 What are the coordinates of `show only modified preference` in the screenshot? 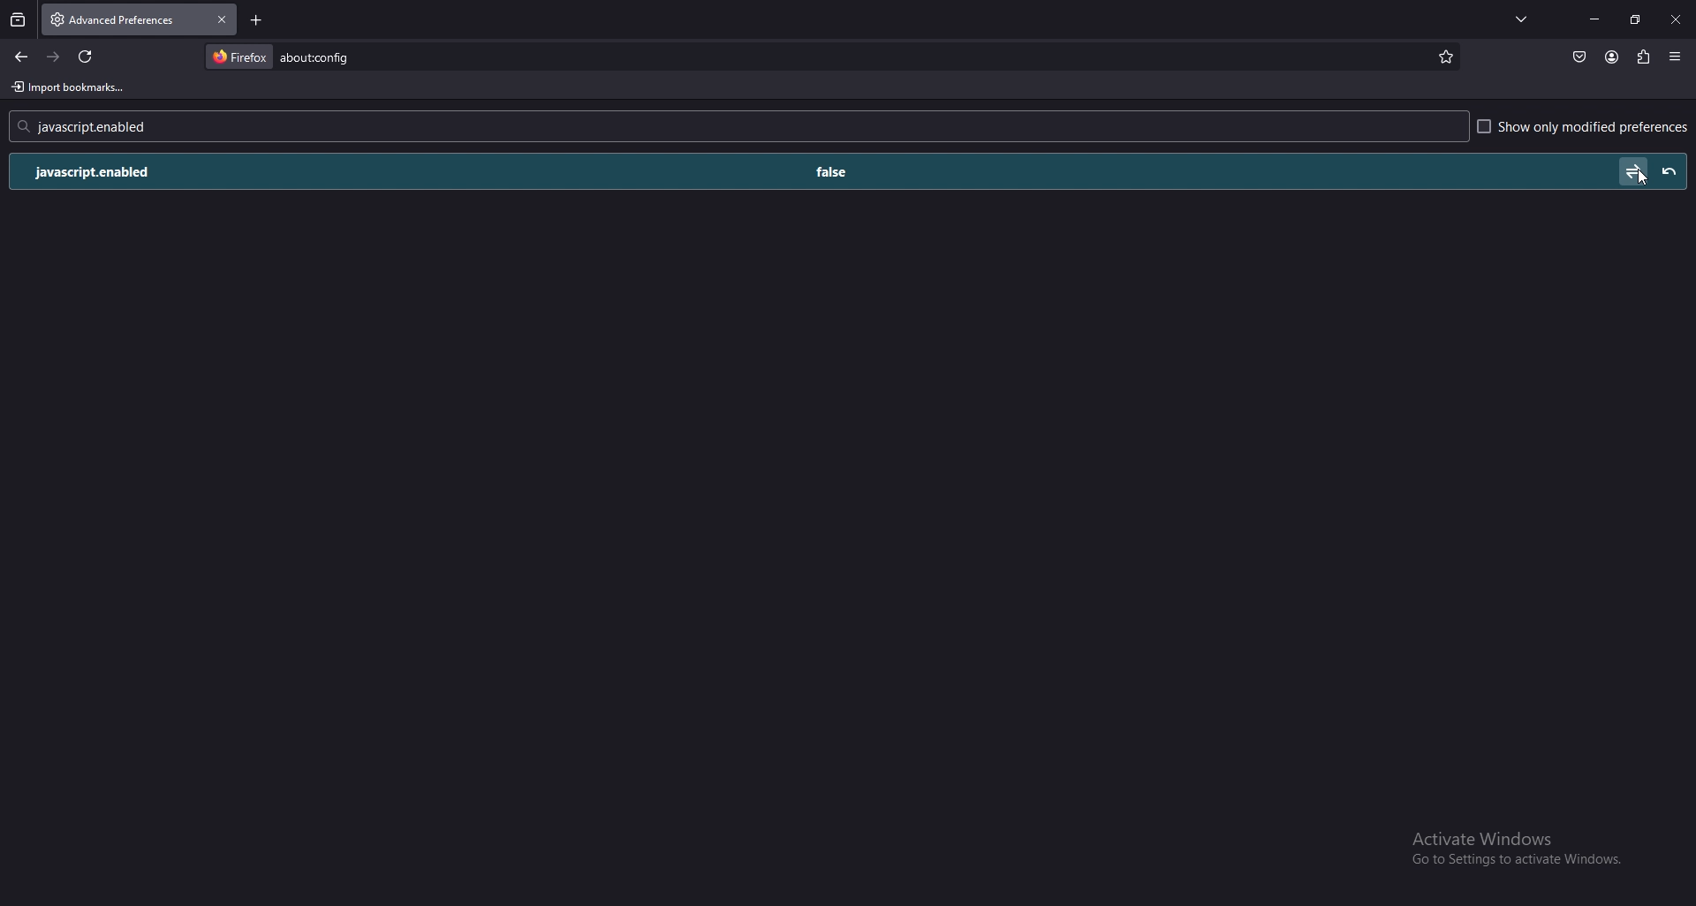 It's located at (1584, 128).